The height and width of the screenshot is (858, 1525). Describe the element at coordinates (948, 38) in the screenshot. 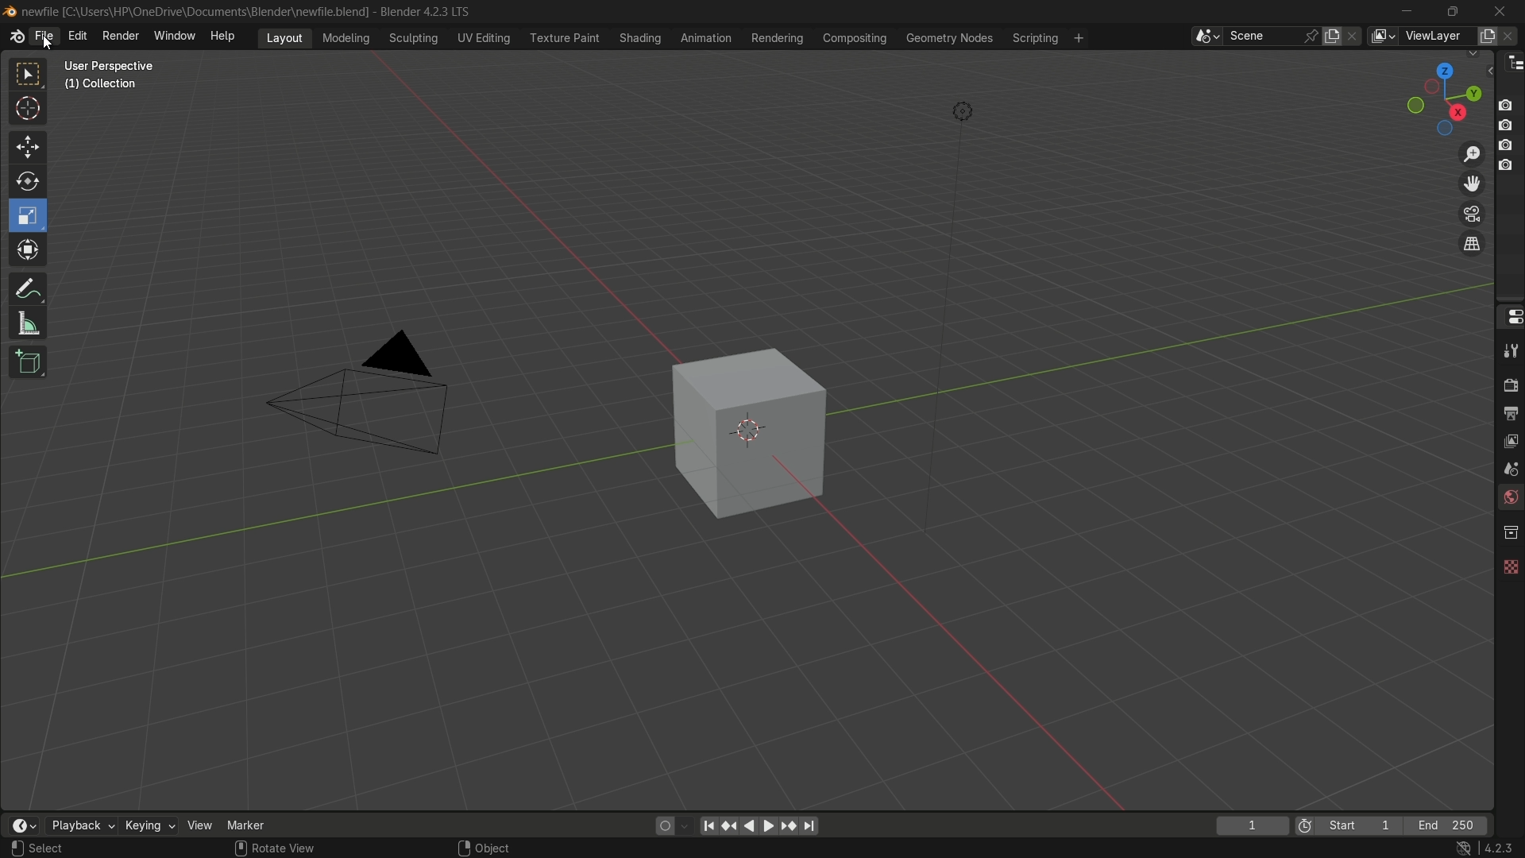

I see `geometry nodes menu` at that location.